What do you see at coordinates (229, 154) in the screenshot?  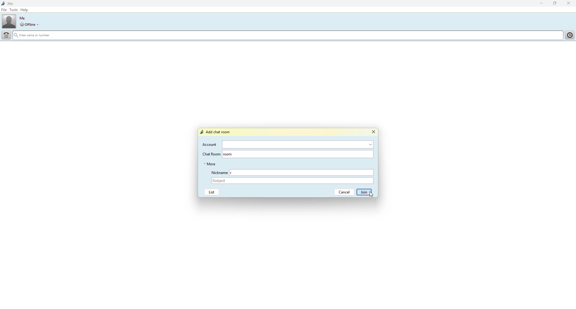 I see `room` at bounding box center [229, 154].